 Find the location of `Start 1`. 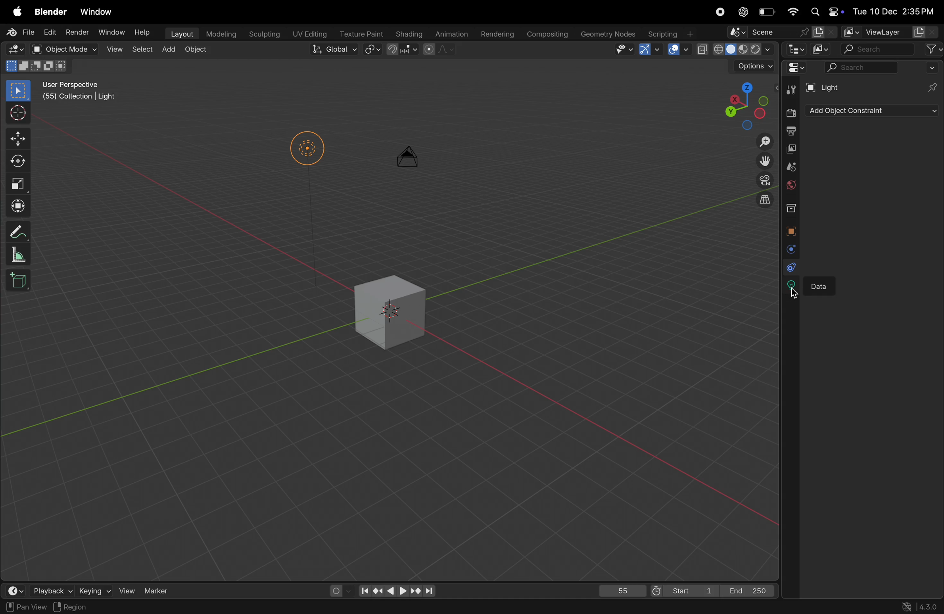

Start 1 is located at coordinates (683, 589).